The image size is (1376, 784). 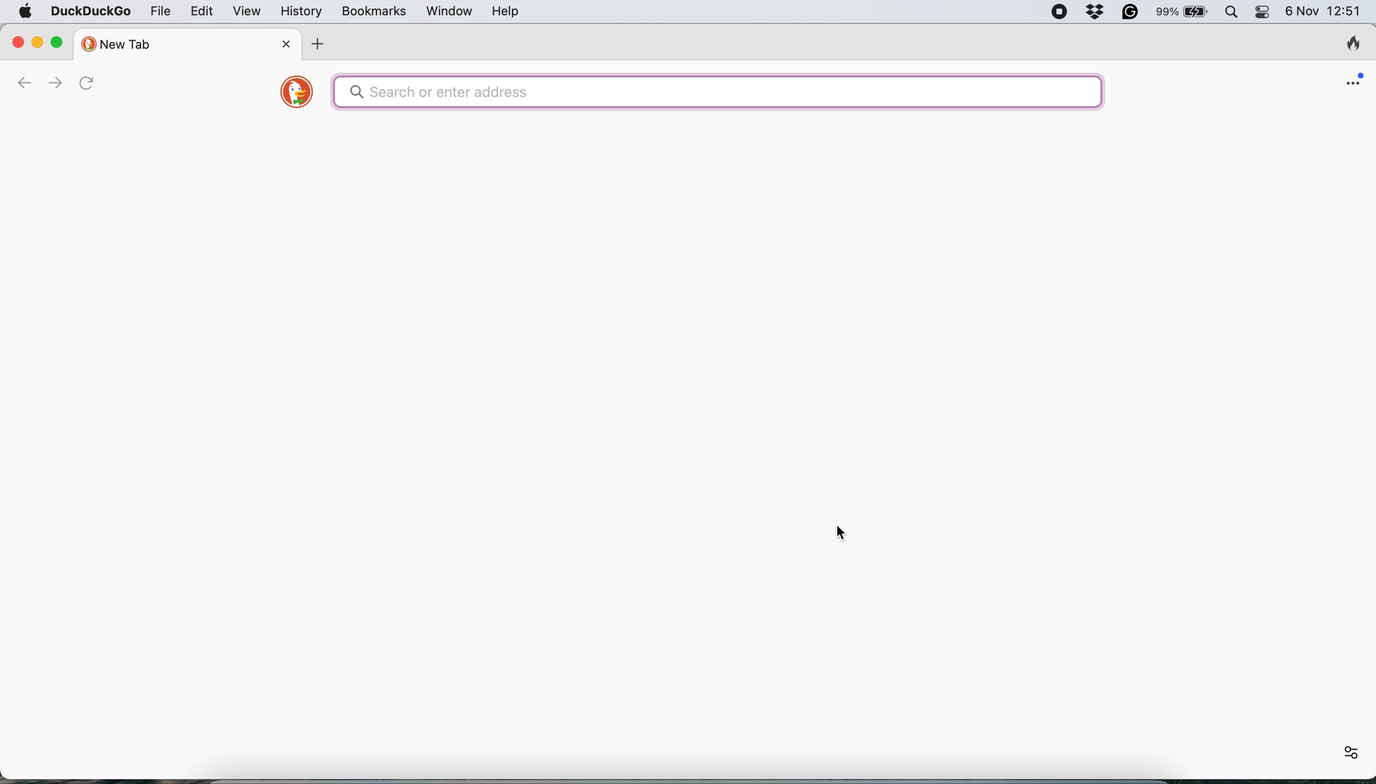 I want to click on go back, so click(x=28, y=84).